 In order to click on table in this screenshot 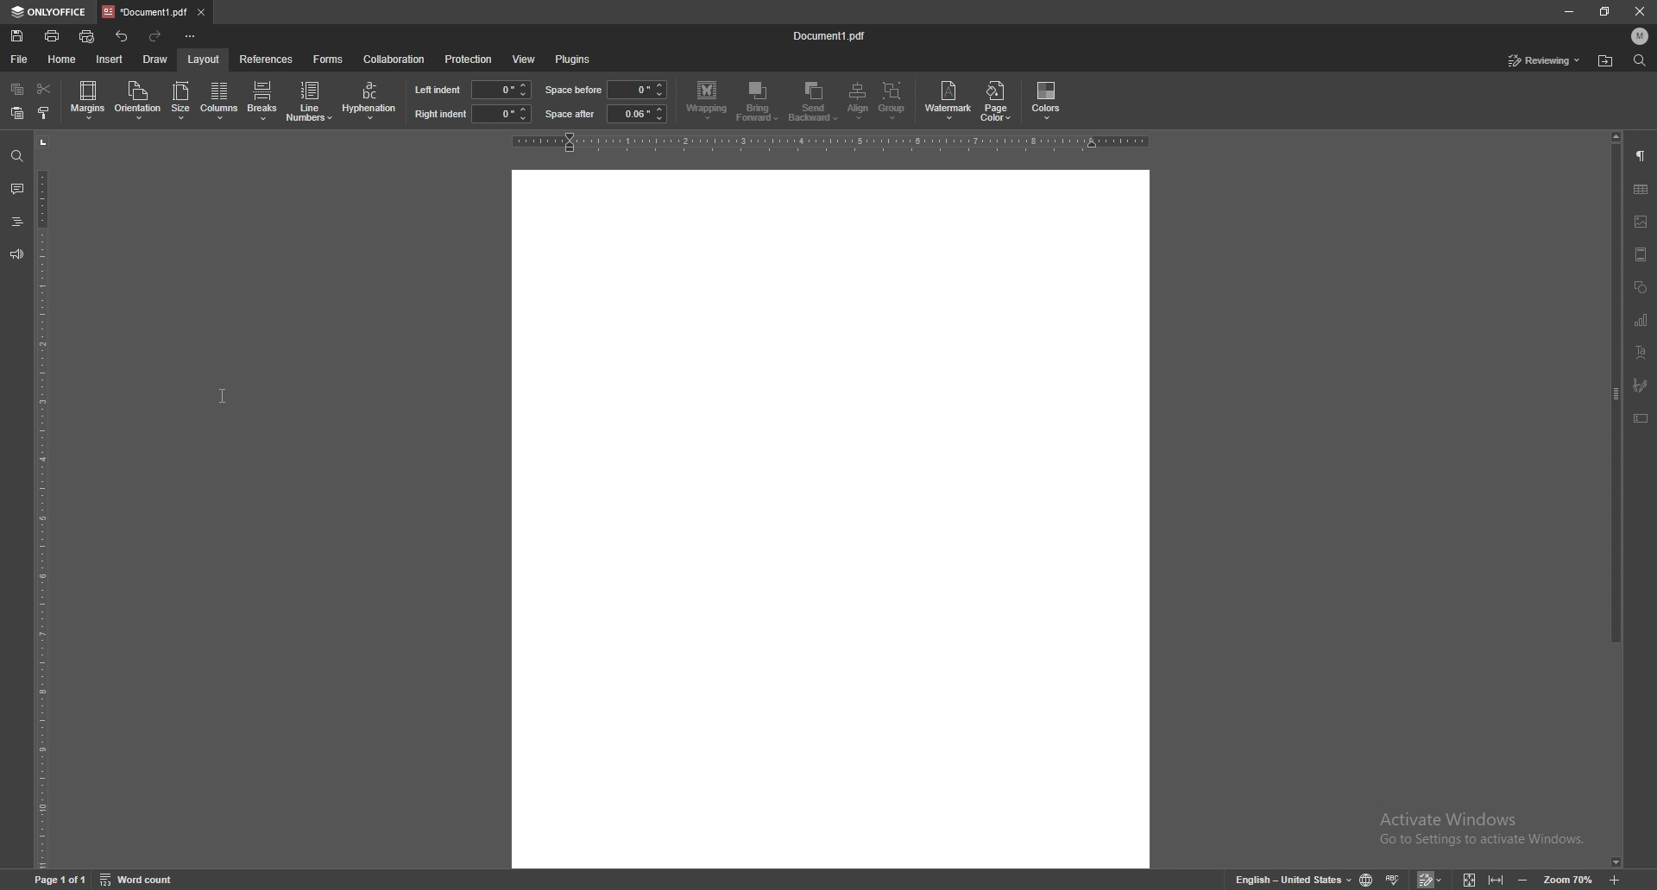, I will do `click(1641, 189)`.